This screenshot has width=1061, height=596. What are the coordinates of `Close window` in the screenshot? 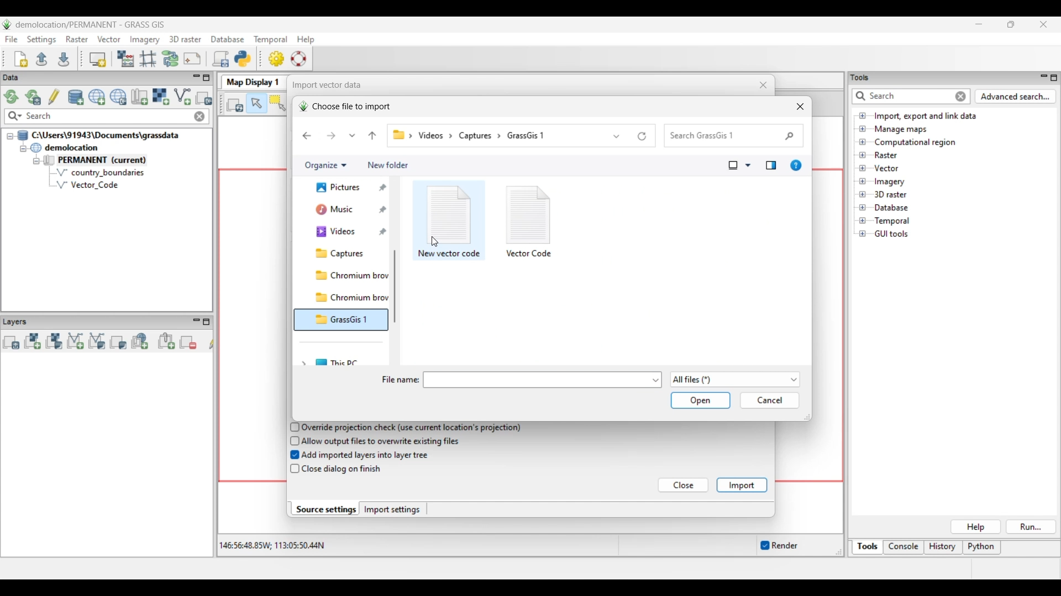 It's located at (800, 107).